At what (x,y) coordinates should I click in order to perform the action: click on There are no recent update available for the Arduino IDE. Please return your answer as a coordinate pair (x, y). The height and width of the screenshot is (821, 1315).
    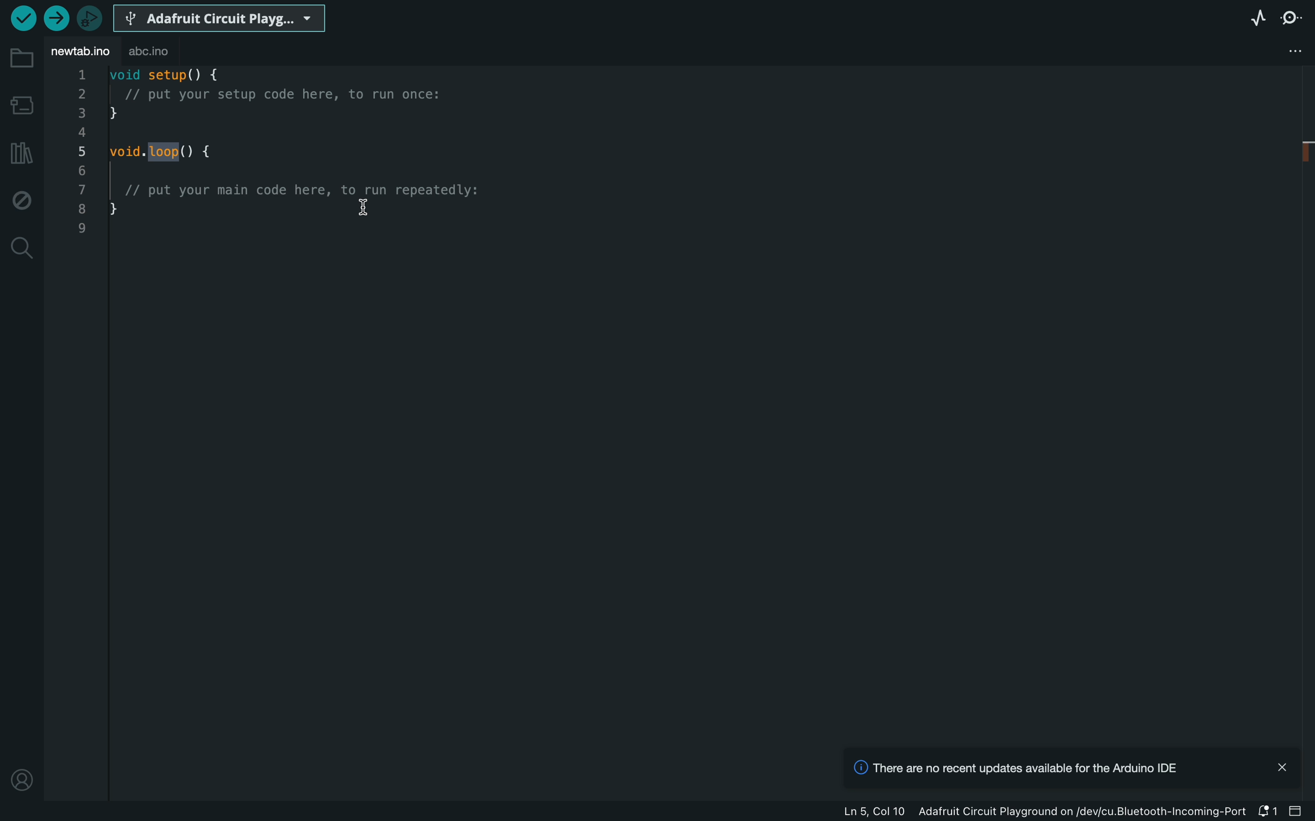
    Looking at the image, I should click on (1013, 770).